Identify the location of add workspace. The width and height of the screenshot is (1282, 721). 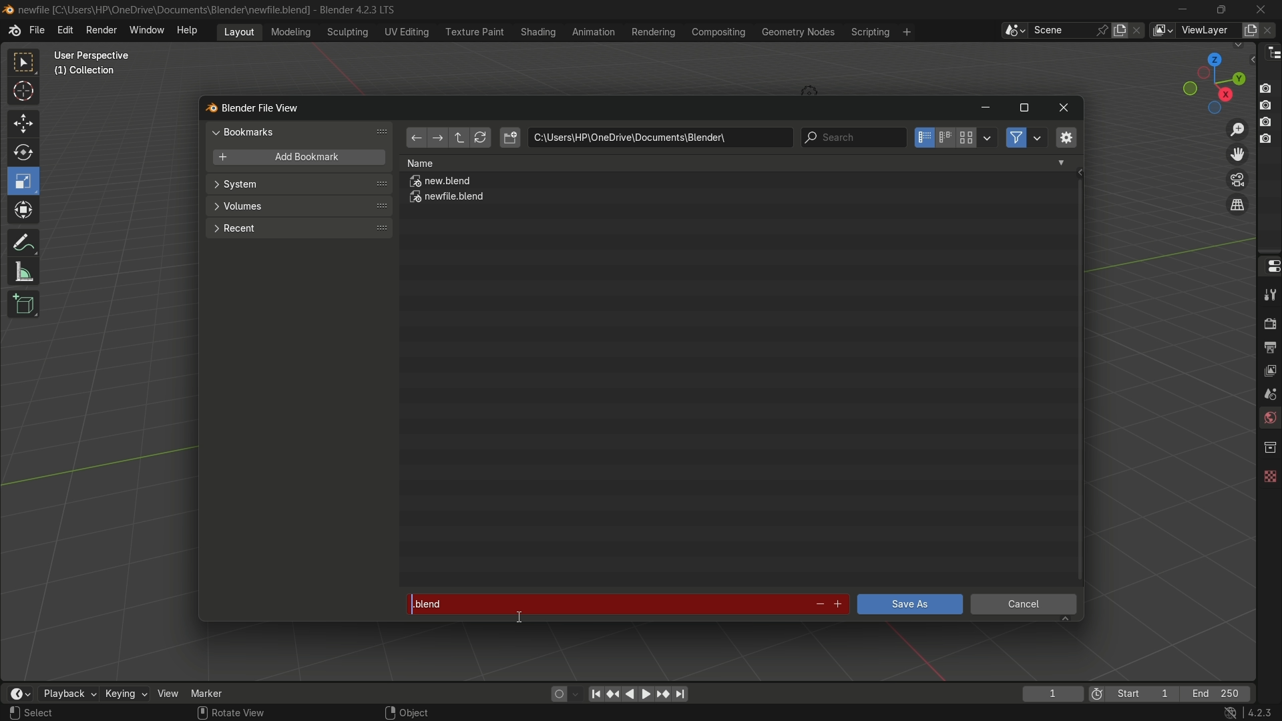
(905, 31).